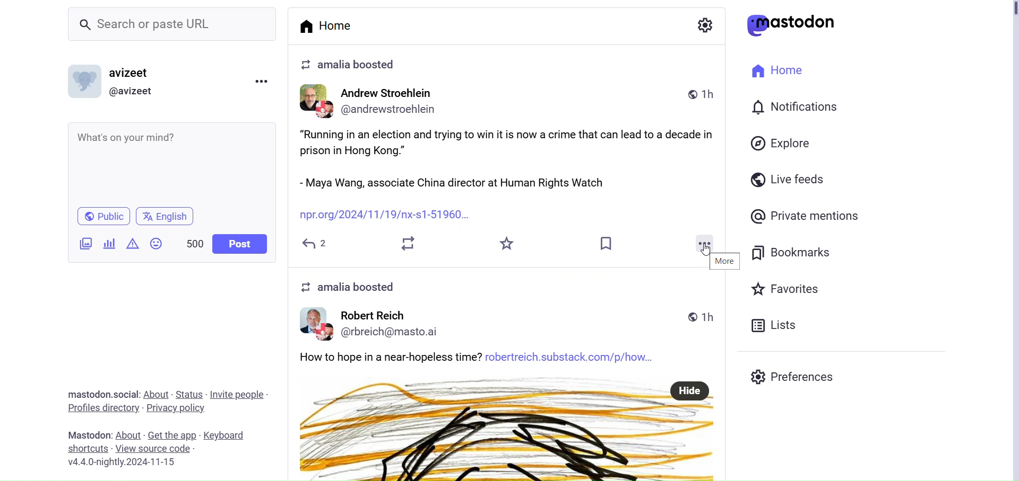 Image resolution: width=1019 pixels, height=481 pixels. I want to click on Private Mentions, so click(807, 217).